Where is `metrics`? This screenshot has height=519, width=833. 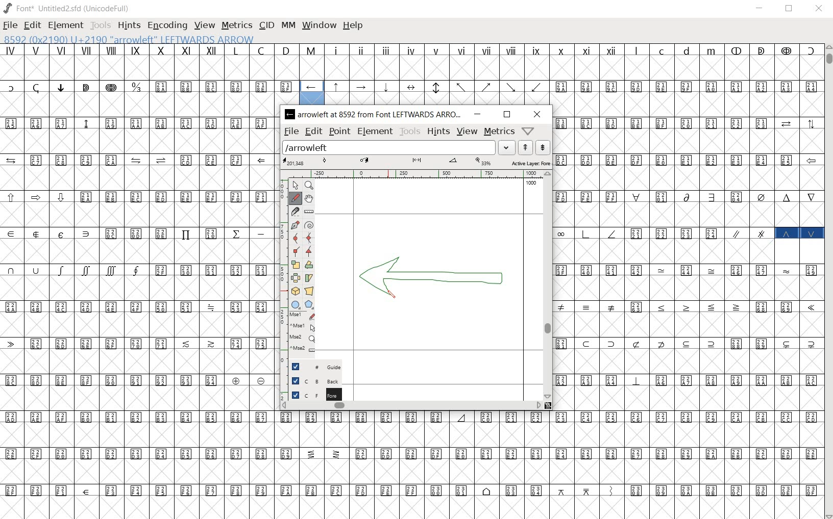 metrics is located at coordinates (498, 131).